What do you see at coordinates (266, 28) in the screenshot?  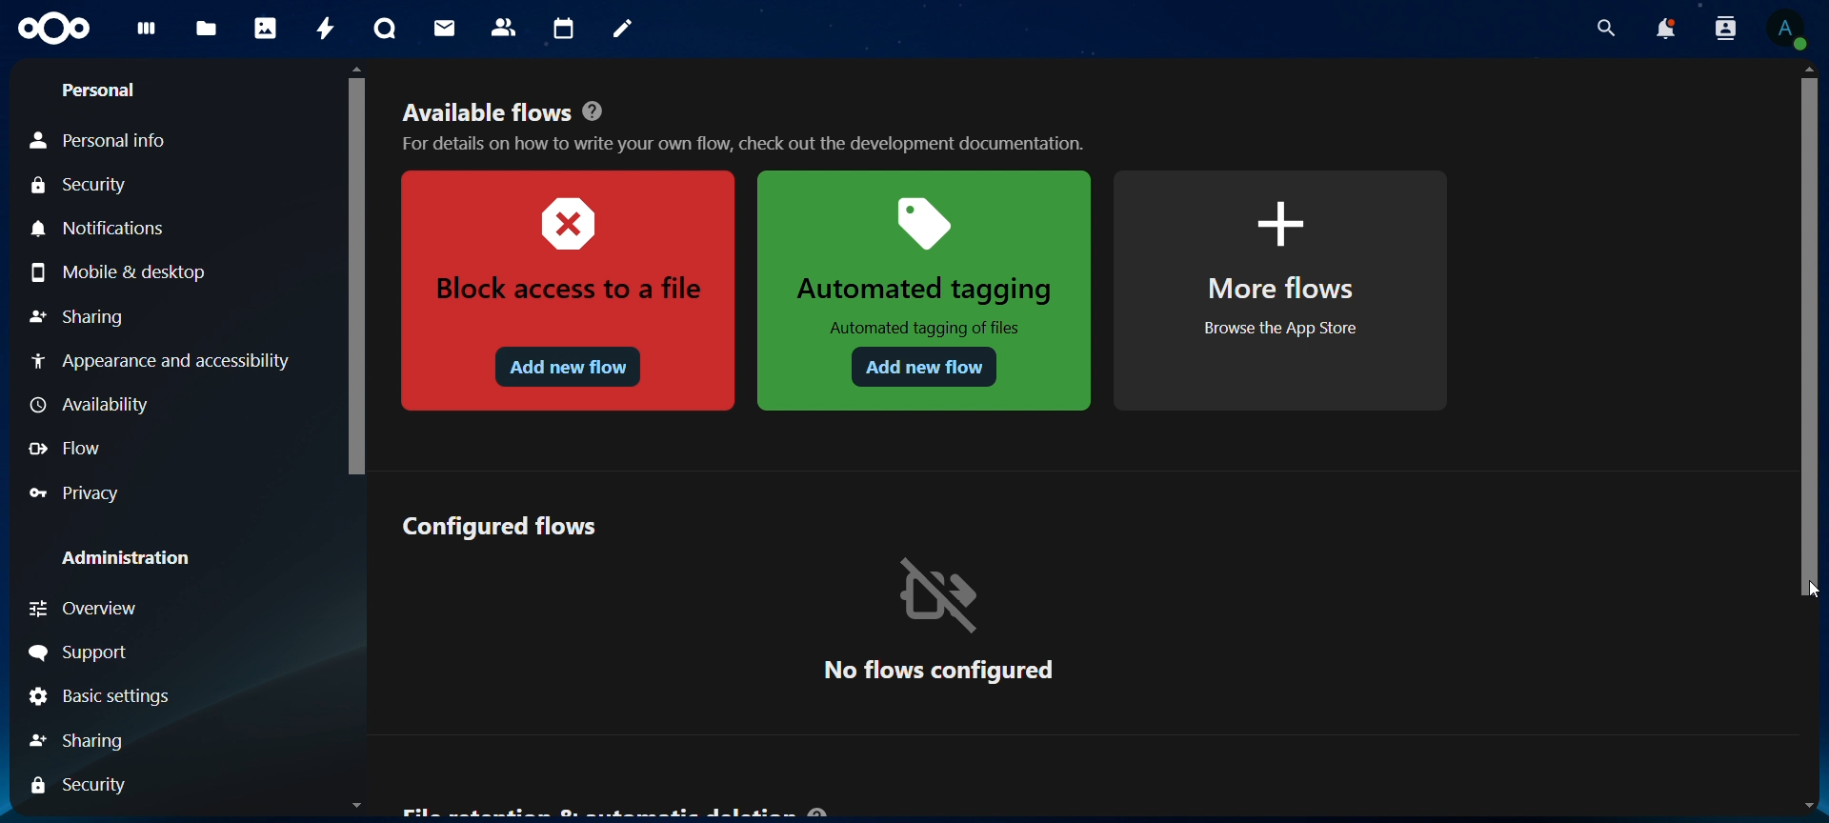 I see `photos` at bounding box center [266, 28].